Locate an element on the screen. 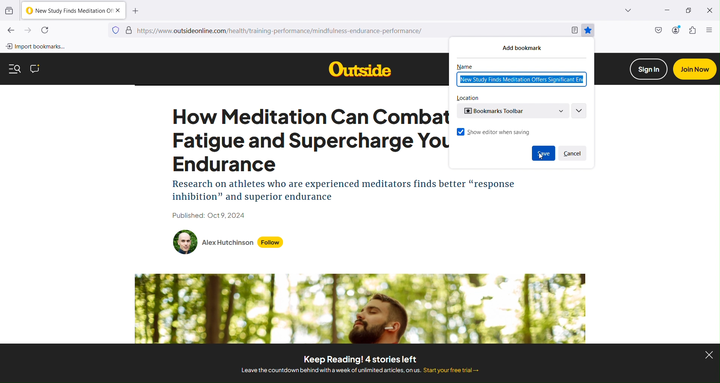  Webpage Content is located at coordinates (309, 164).